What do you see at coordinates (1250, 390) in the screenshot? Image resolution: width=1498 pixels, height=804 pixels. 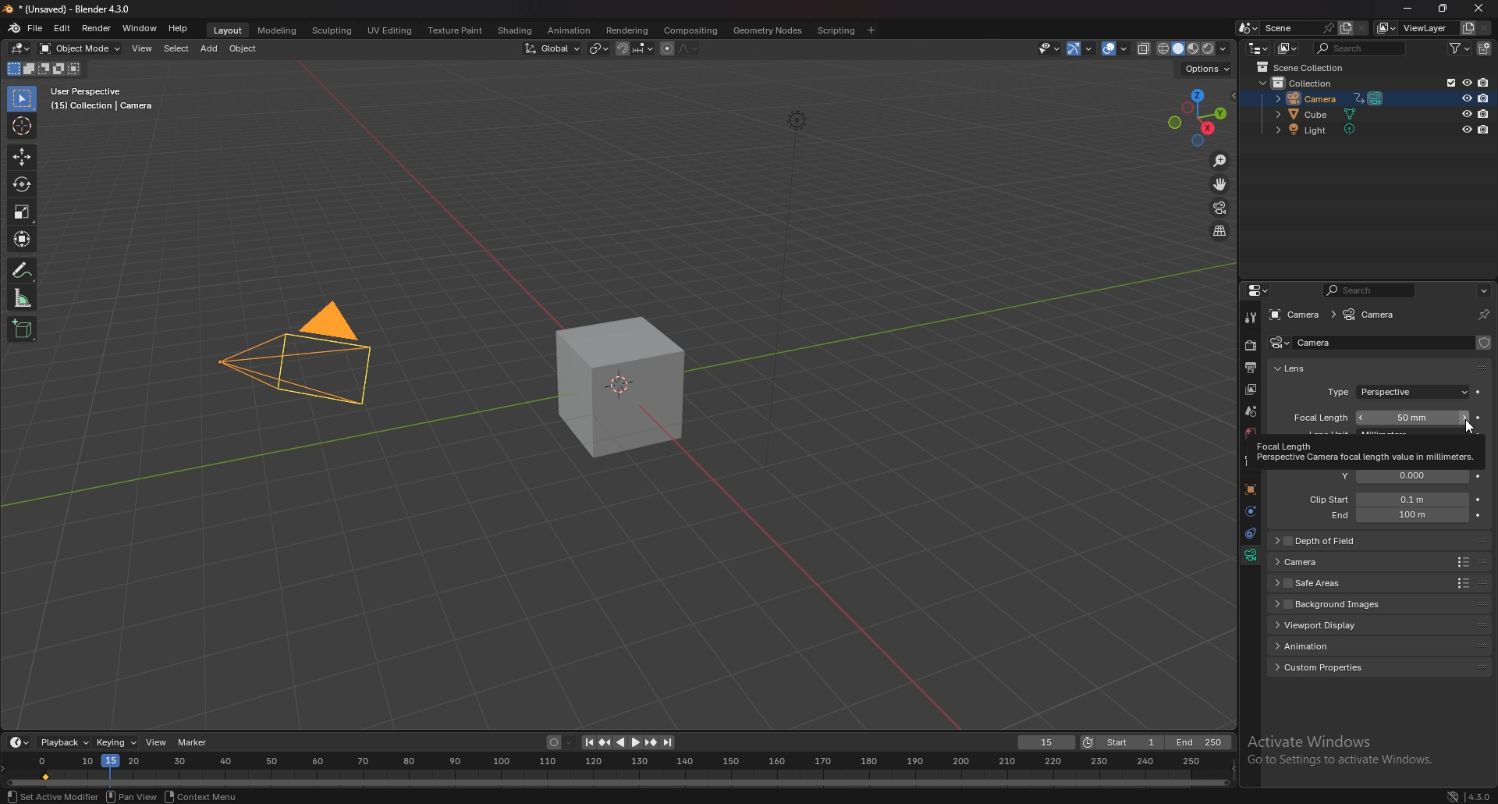 I see `layer` at bounding box center [1250, 390].